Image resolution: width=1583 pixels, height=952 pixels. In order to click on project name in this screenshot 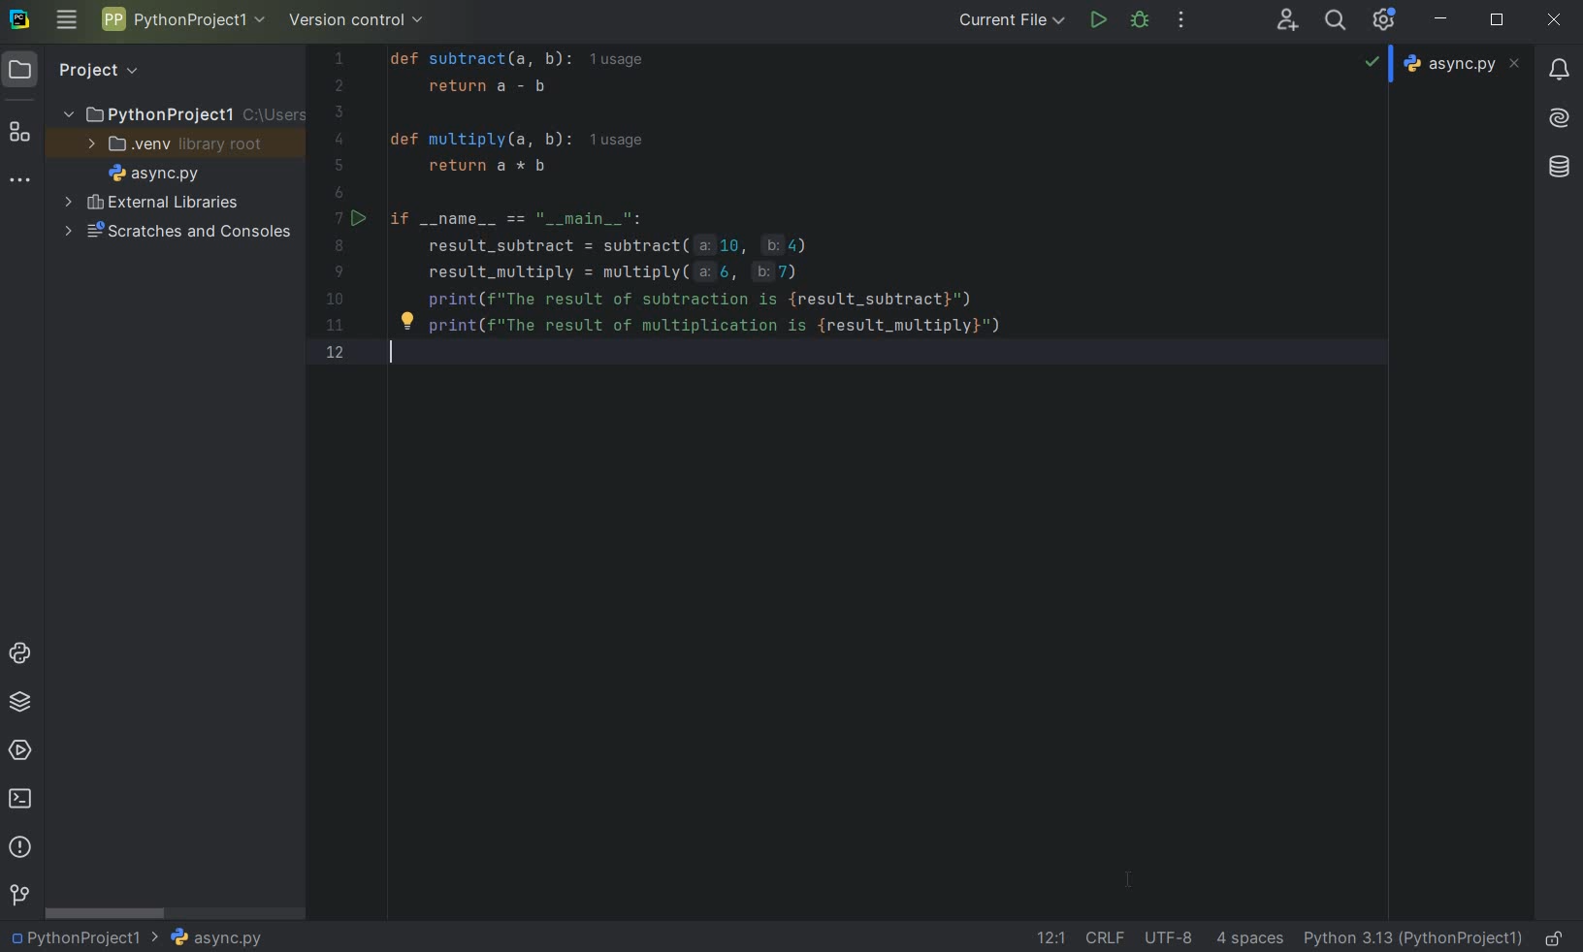, I will do `click(181, 19)`.